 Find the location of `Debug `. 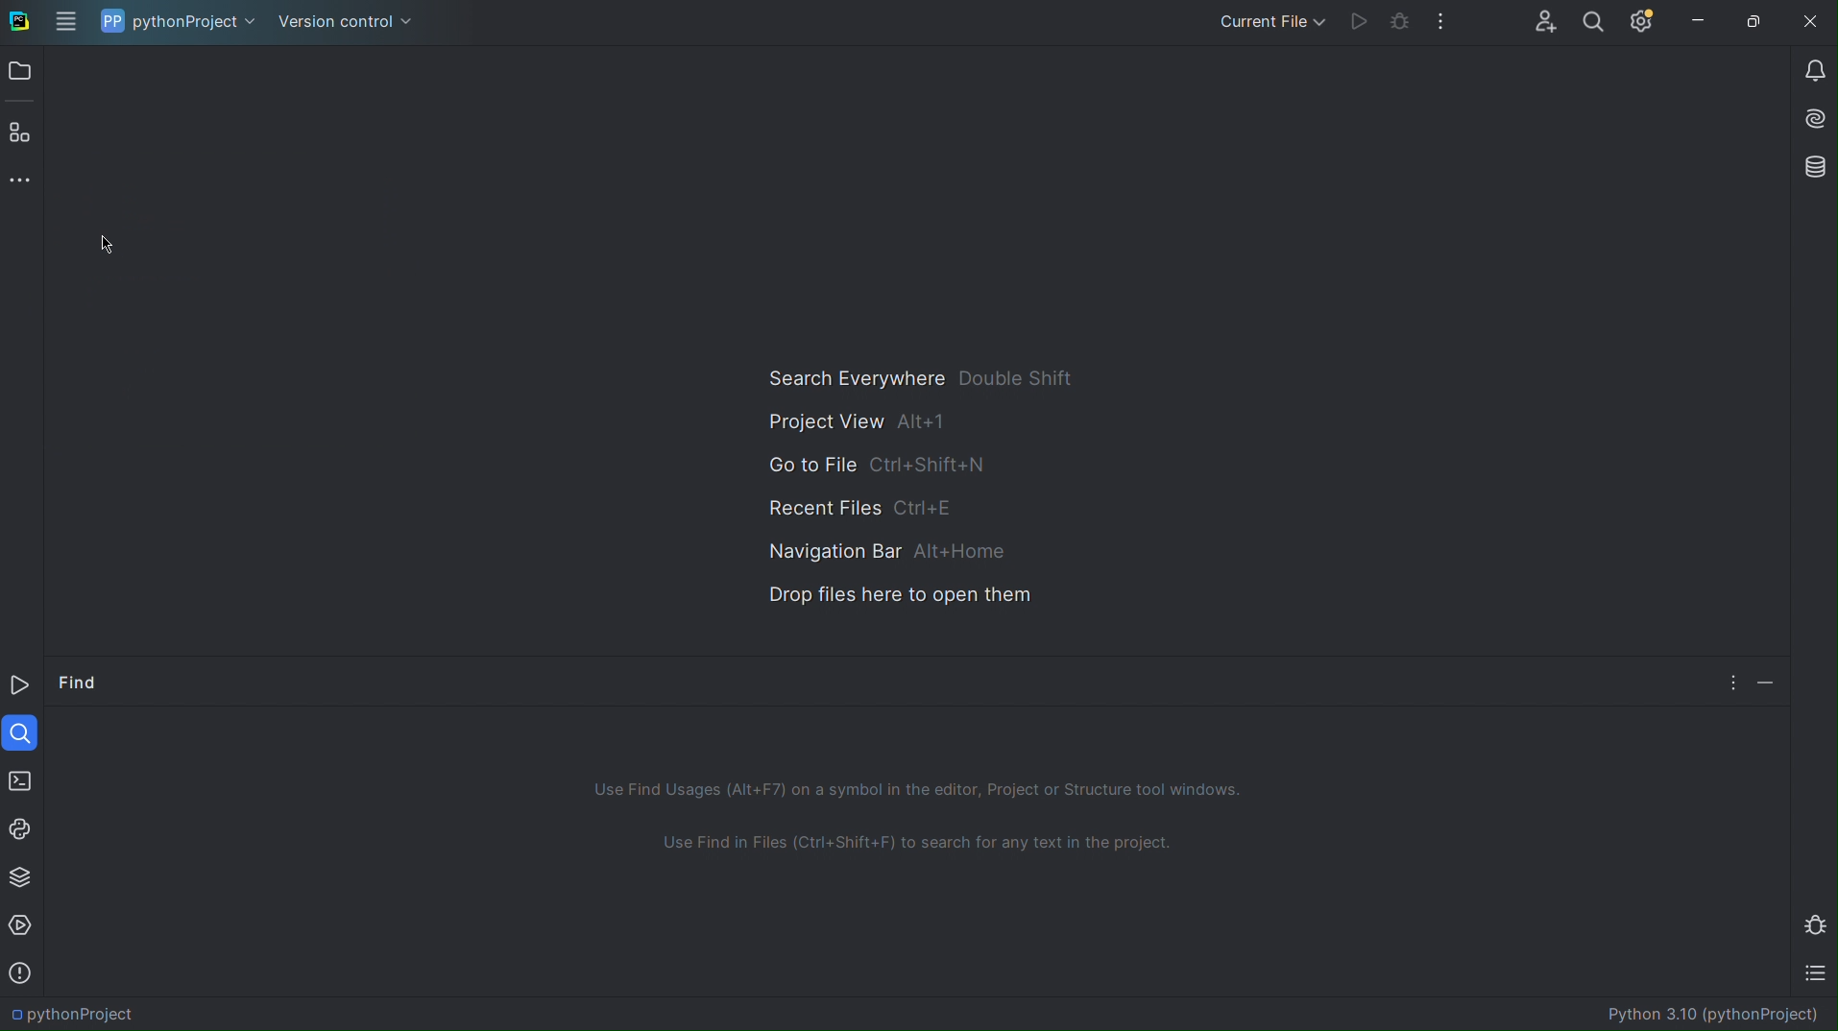

Debug  is located at coordinates (1402, 24).